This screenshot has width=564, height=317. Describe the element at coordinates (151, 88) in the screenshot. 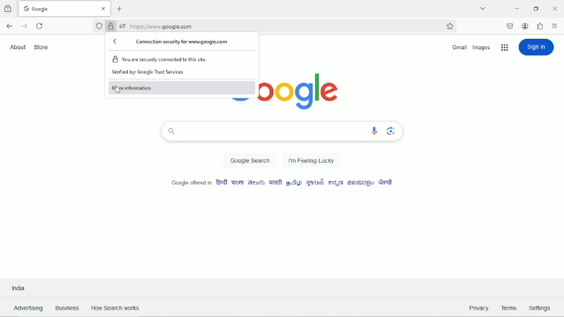

I see `More information` at that location.